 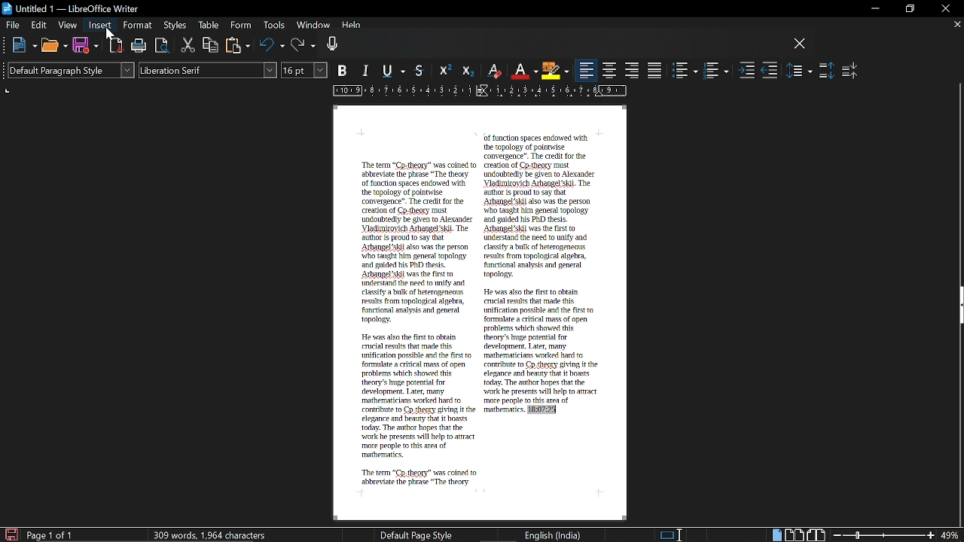 I want to click on page 1 of 1, so click(x=53, y=535).